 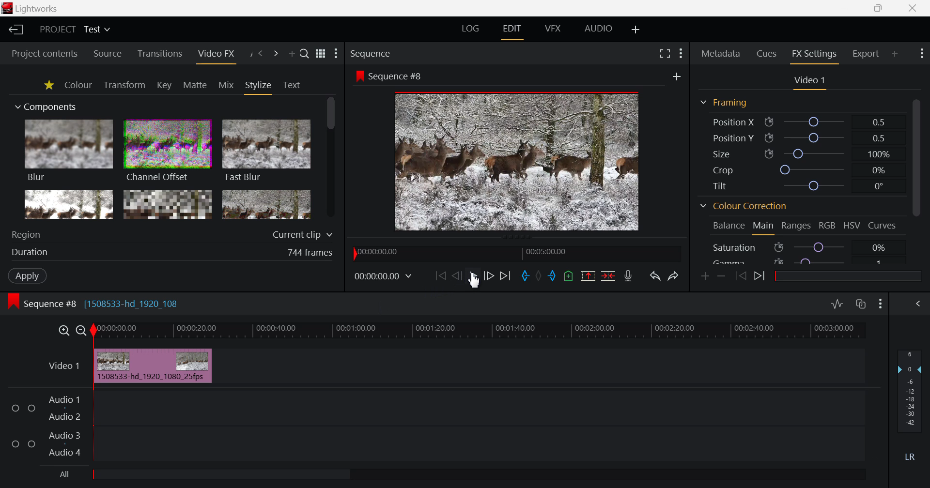 What do you see at coordinates (552, 29) in the screenshot?
I see `VFX Layout` at bounding box center [552, 29].